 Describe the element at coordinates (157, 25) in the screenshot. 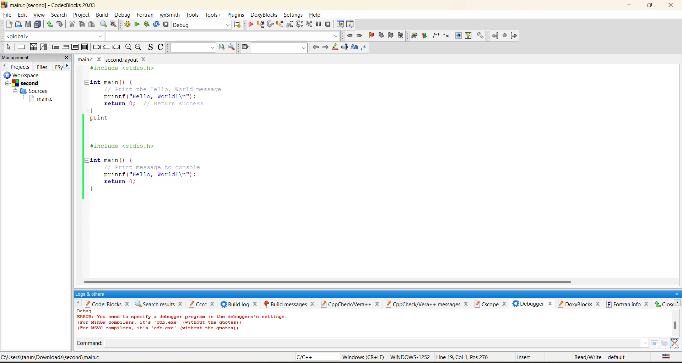

I see `rebuild` at that location.